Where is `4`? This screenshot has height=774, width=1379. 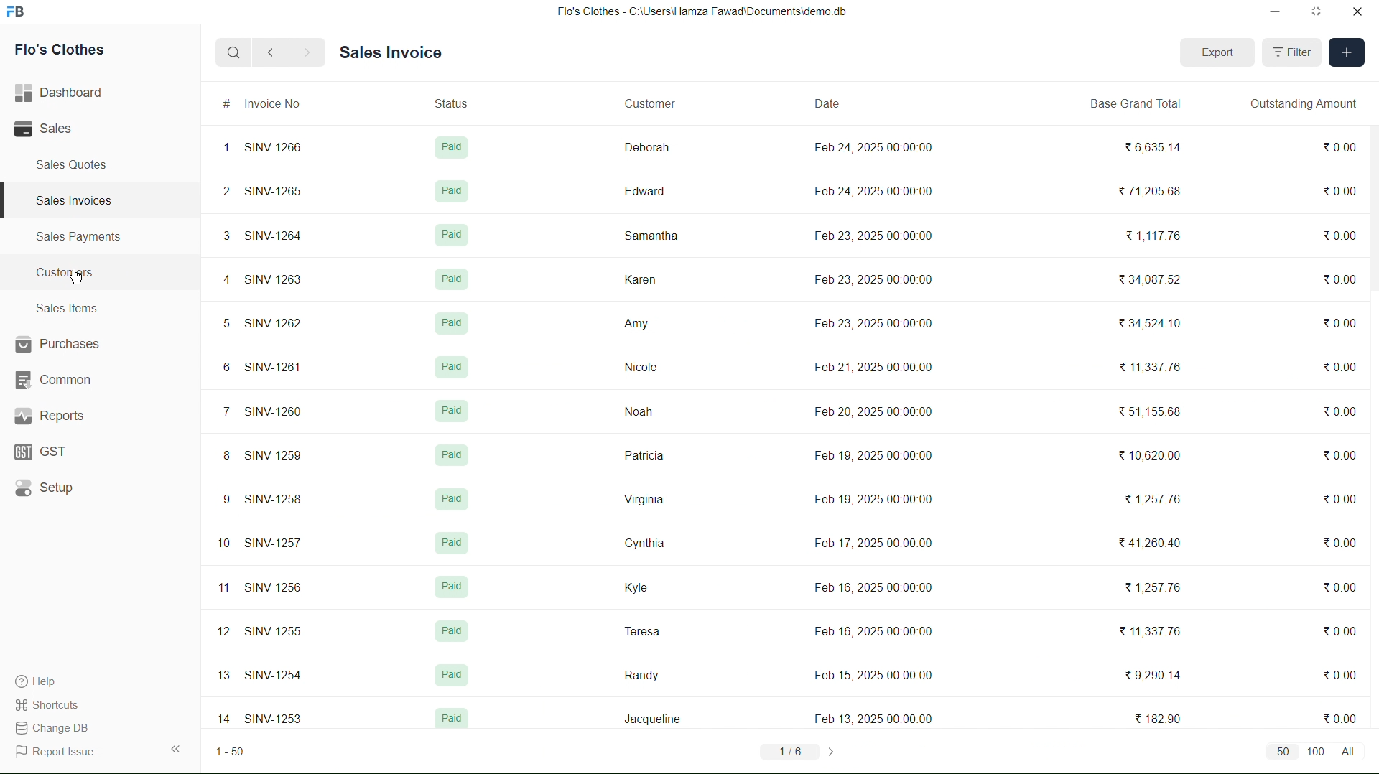
4 is located at coordinates (219, 276).